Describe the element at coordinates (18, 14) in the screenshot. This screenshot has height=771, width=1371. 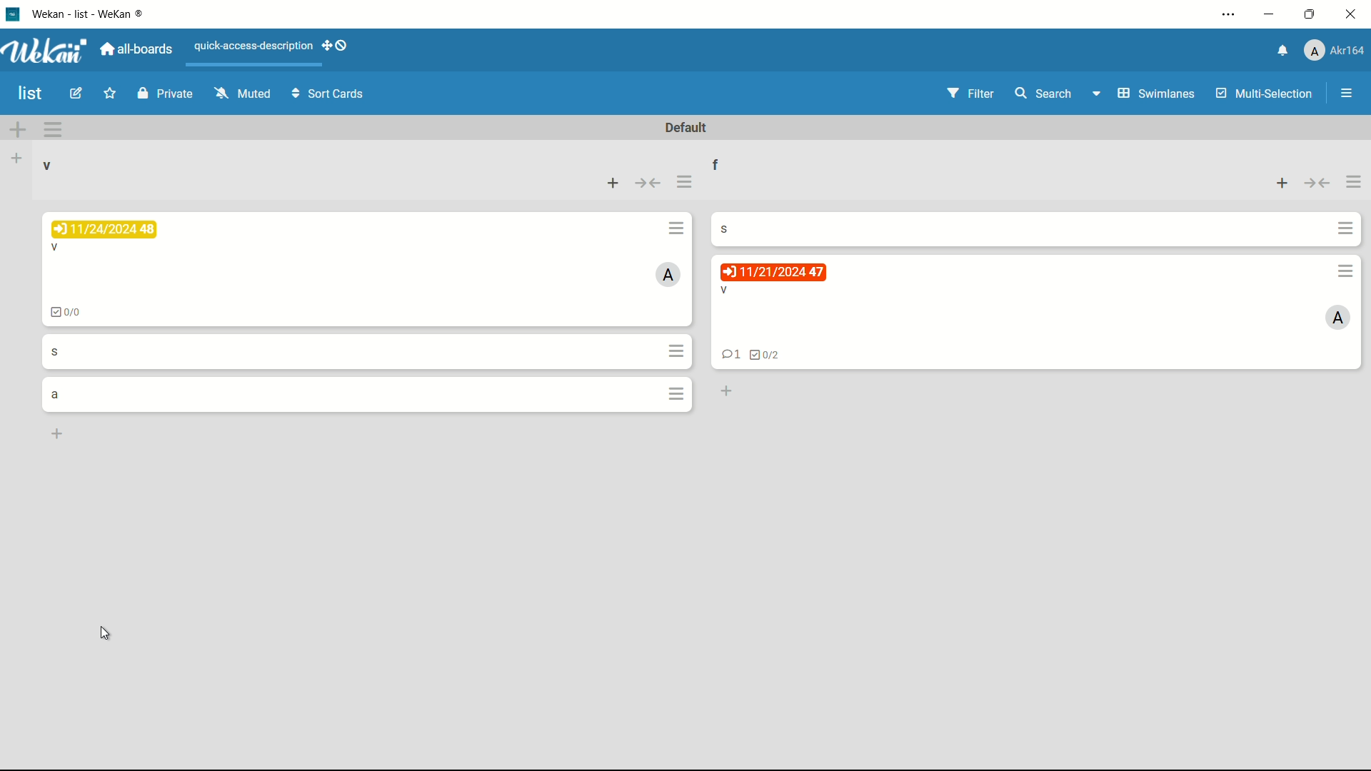
I see `wekan icon` at that location.